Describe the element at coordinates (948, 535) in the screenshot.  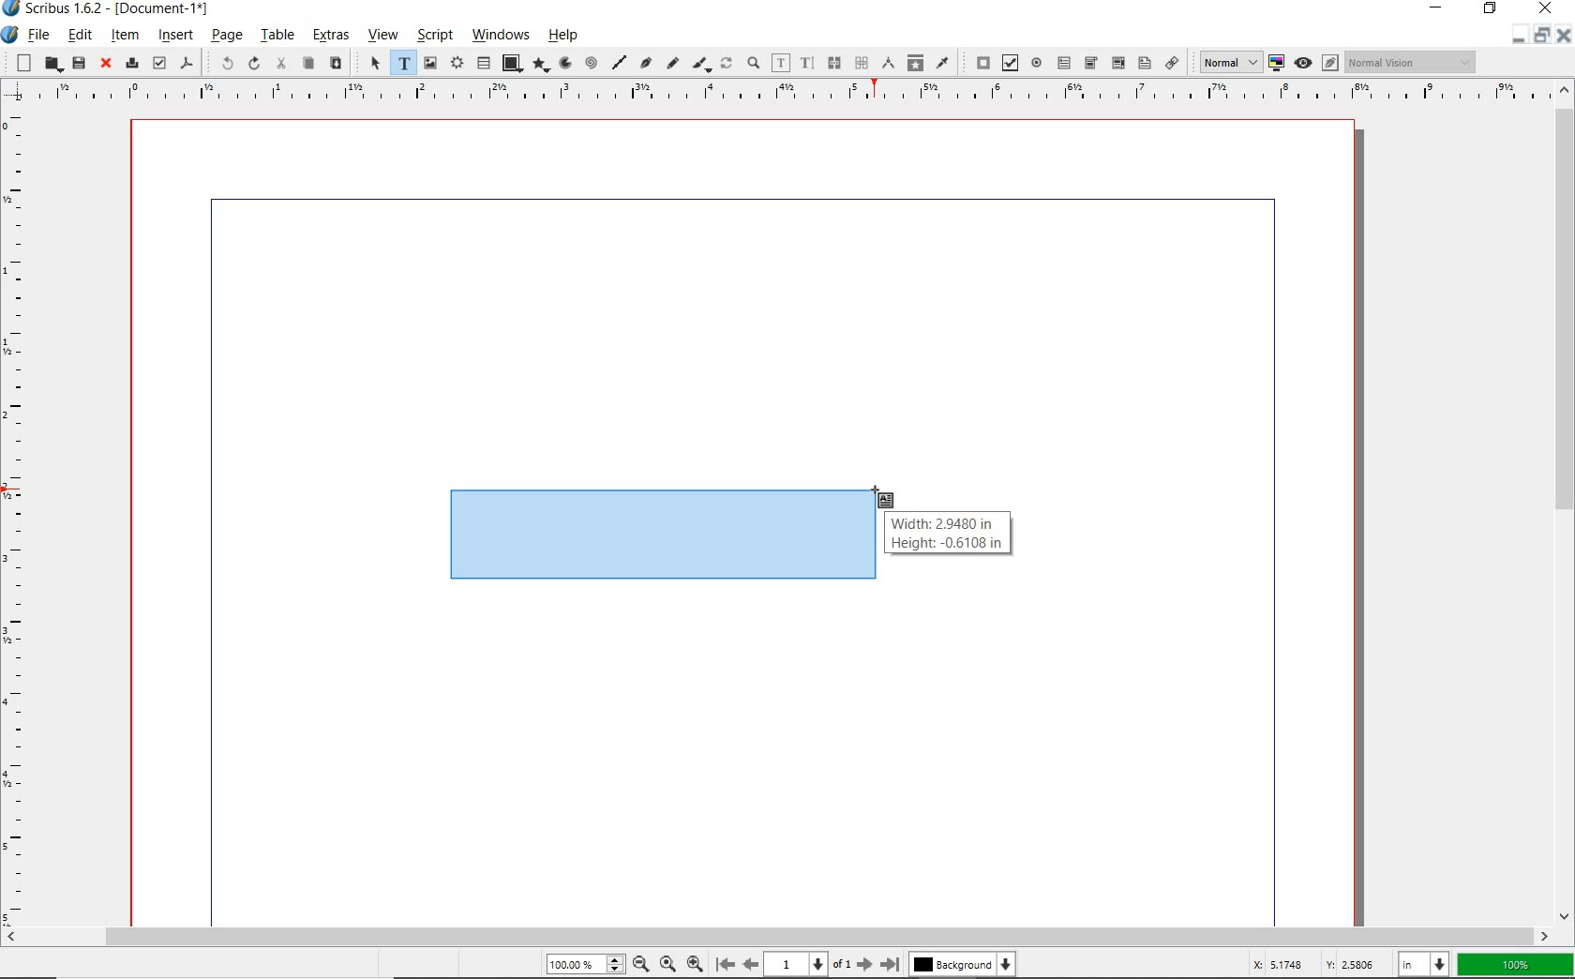
I see `Width: 2.9480 in Height: -0.6108 in` at that location.